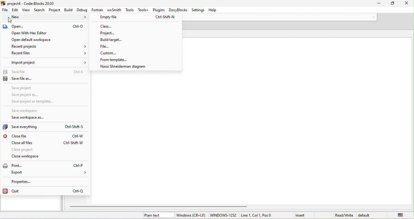 This screenshot has height=219, width=414. Describe the element at coordinates (143, 10) in the screenshot. I see `tools+` at that location.